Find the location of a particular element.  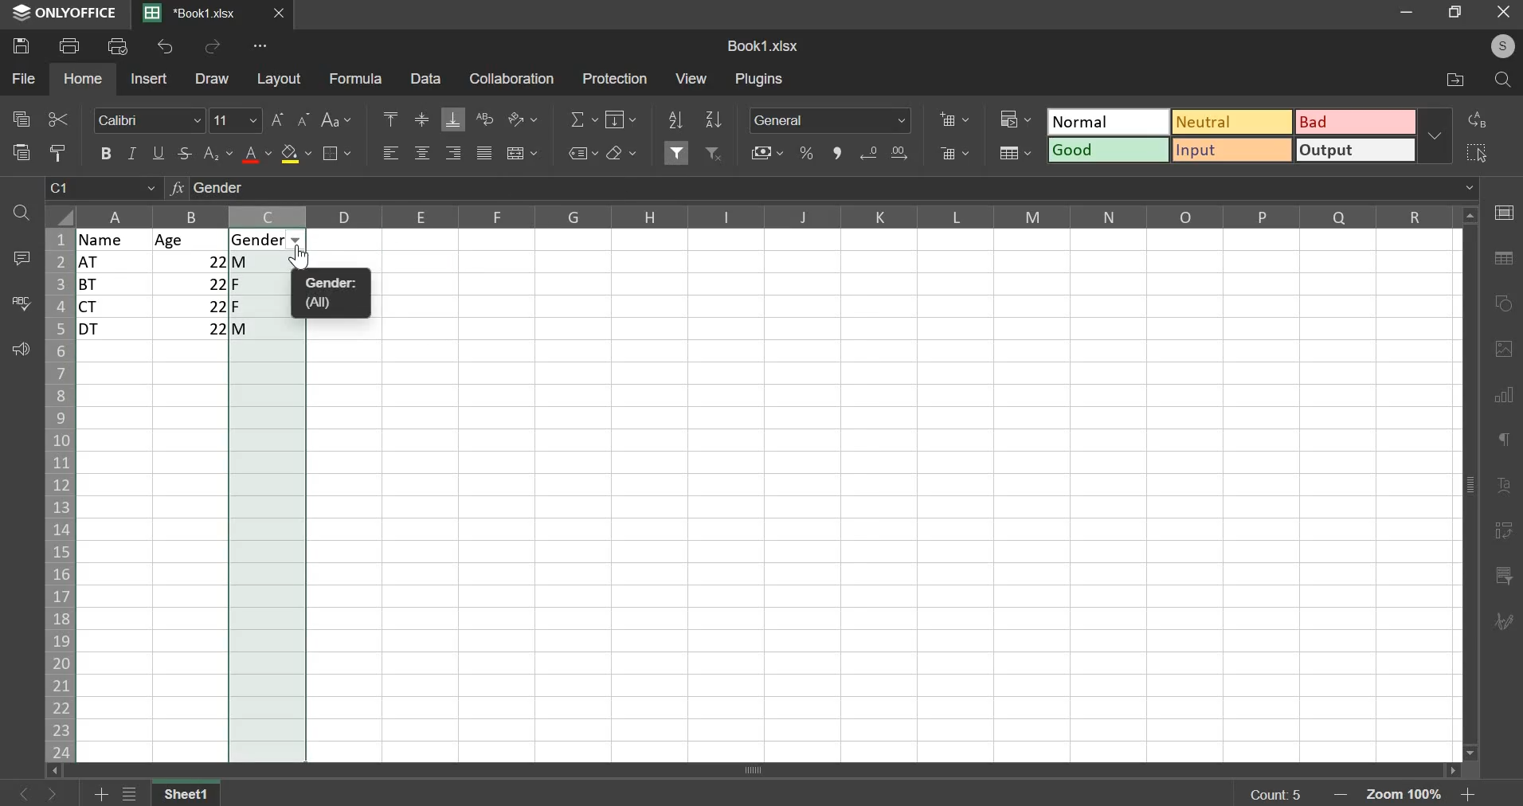

remove filter is located at coordinates (715, 153).